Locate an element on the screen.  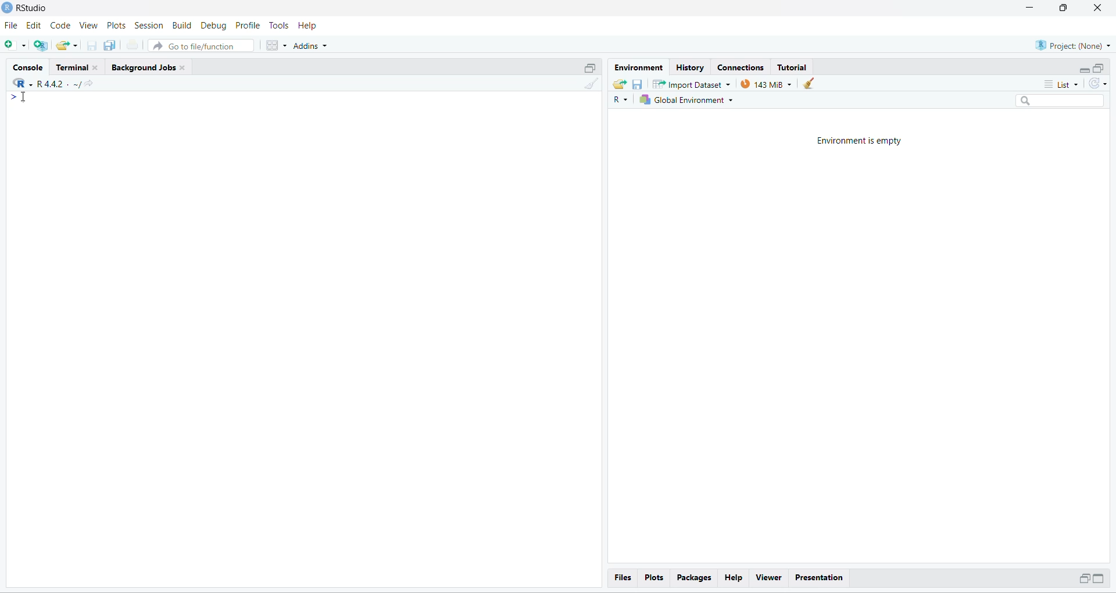
print is located at coordinates (133, 44).